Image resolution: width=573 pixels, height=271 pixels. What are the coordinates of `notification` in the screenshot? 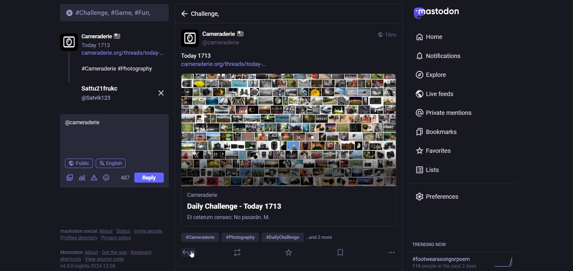 It's located at (437, 56).